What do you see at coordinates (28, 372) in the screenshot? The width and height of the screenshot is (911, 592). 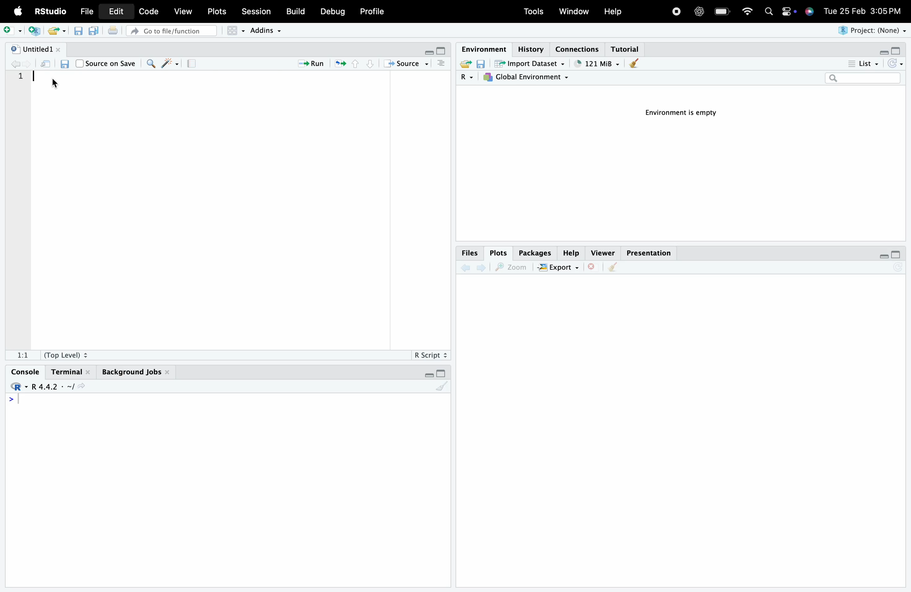 I see `Console` at bounding box center [28, 372].